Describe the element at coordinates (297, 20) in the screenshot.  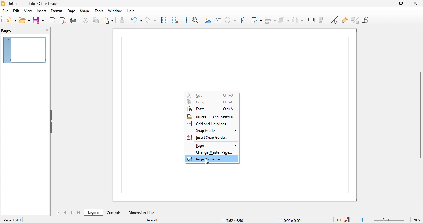
I see `select atleast 3 objects to attributes` at that location.